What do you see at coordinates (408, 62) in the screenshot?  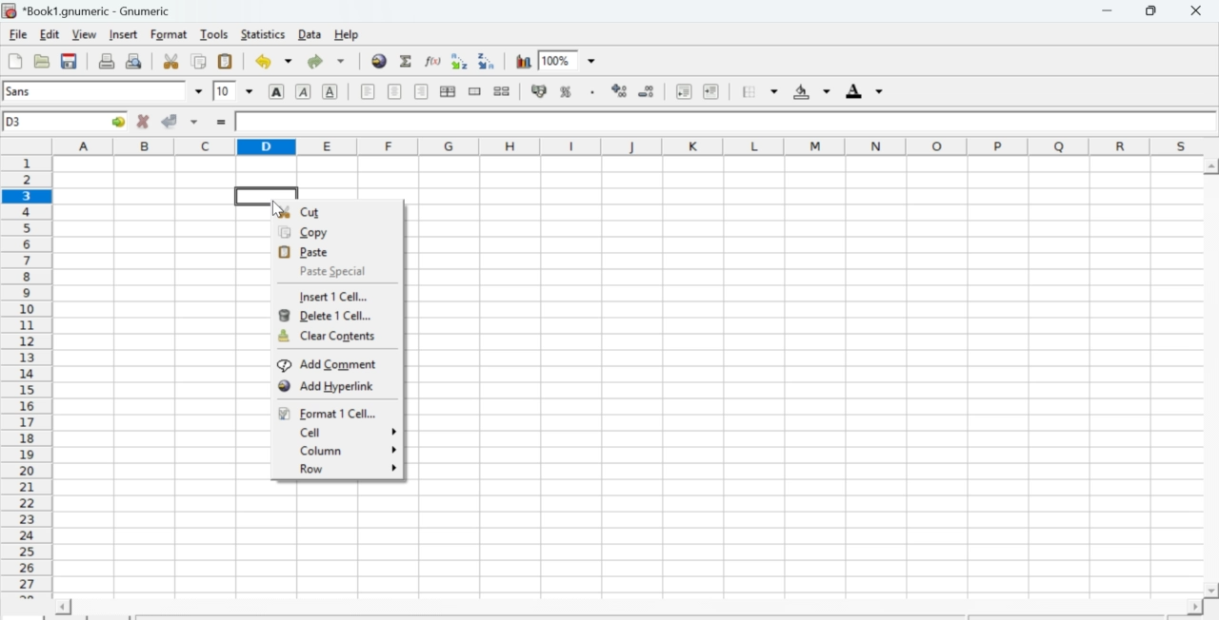 I see `Sum` at bounding box center [408, 62].